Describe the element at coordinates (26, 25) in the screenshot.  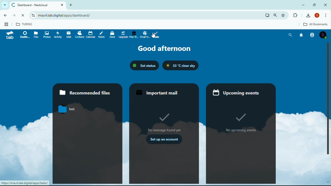
I see `turing` at that location.